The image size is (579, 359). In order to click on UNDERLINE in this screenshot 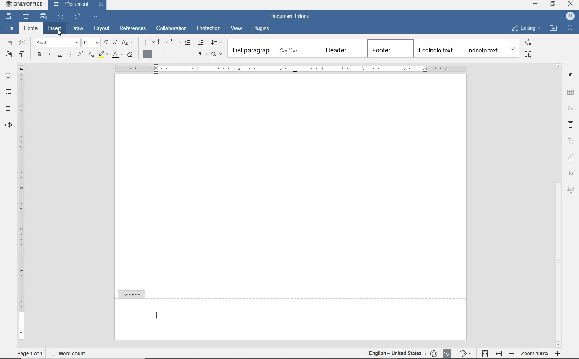, I will do `click(58, 55)`.